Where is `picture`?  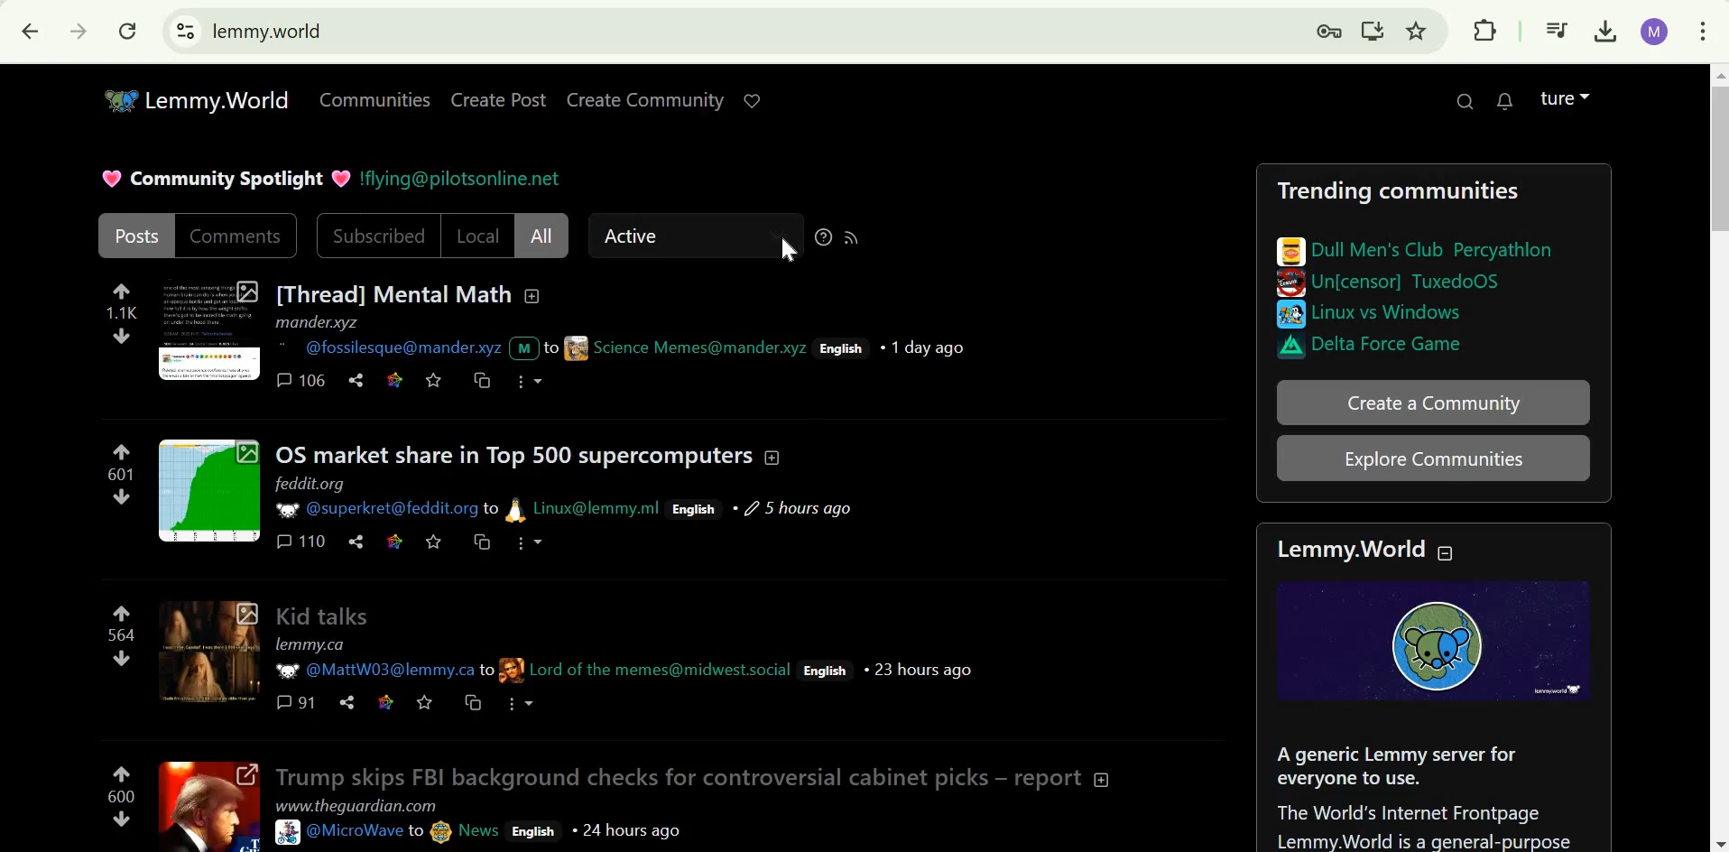
picture is located at coordinates (512, 669).